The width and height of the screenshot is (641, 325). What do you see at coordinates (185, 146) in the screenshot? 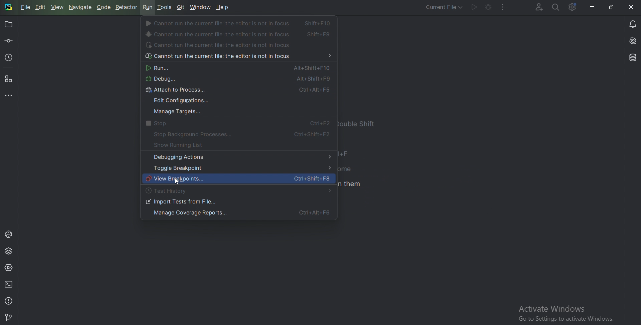
I see `Show running list` at bounding box center [185, 146].